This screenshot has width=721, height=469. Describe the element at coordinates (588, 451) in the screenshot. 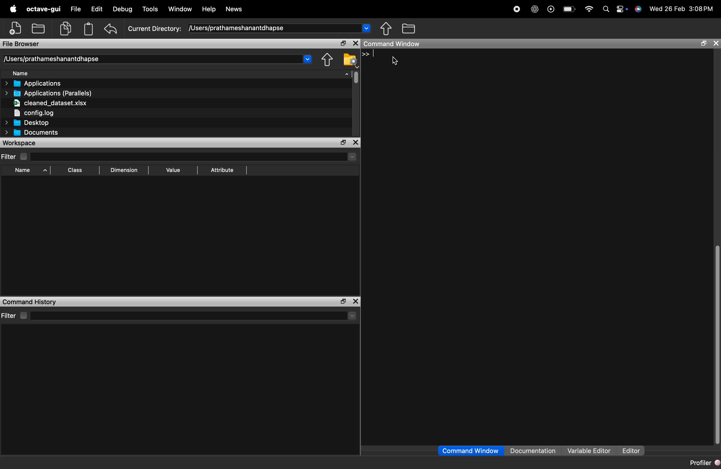

I see `Variable Editor` at that location.